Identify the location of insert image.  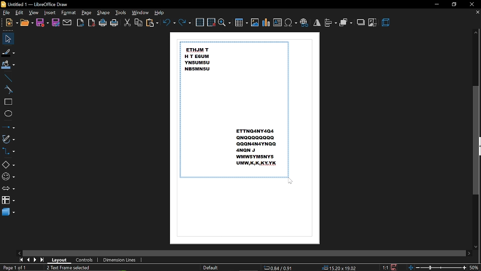
(255, 23).